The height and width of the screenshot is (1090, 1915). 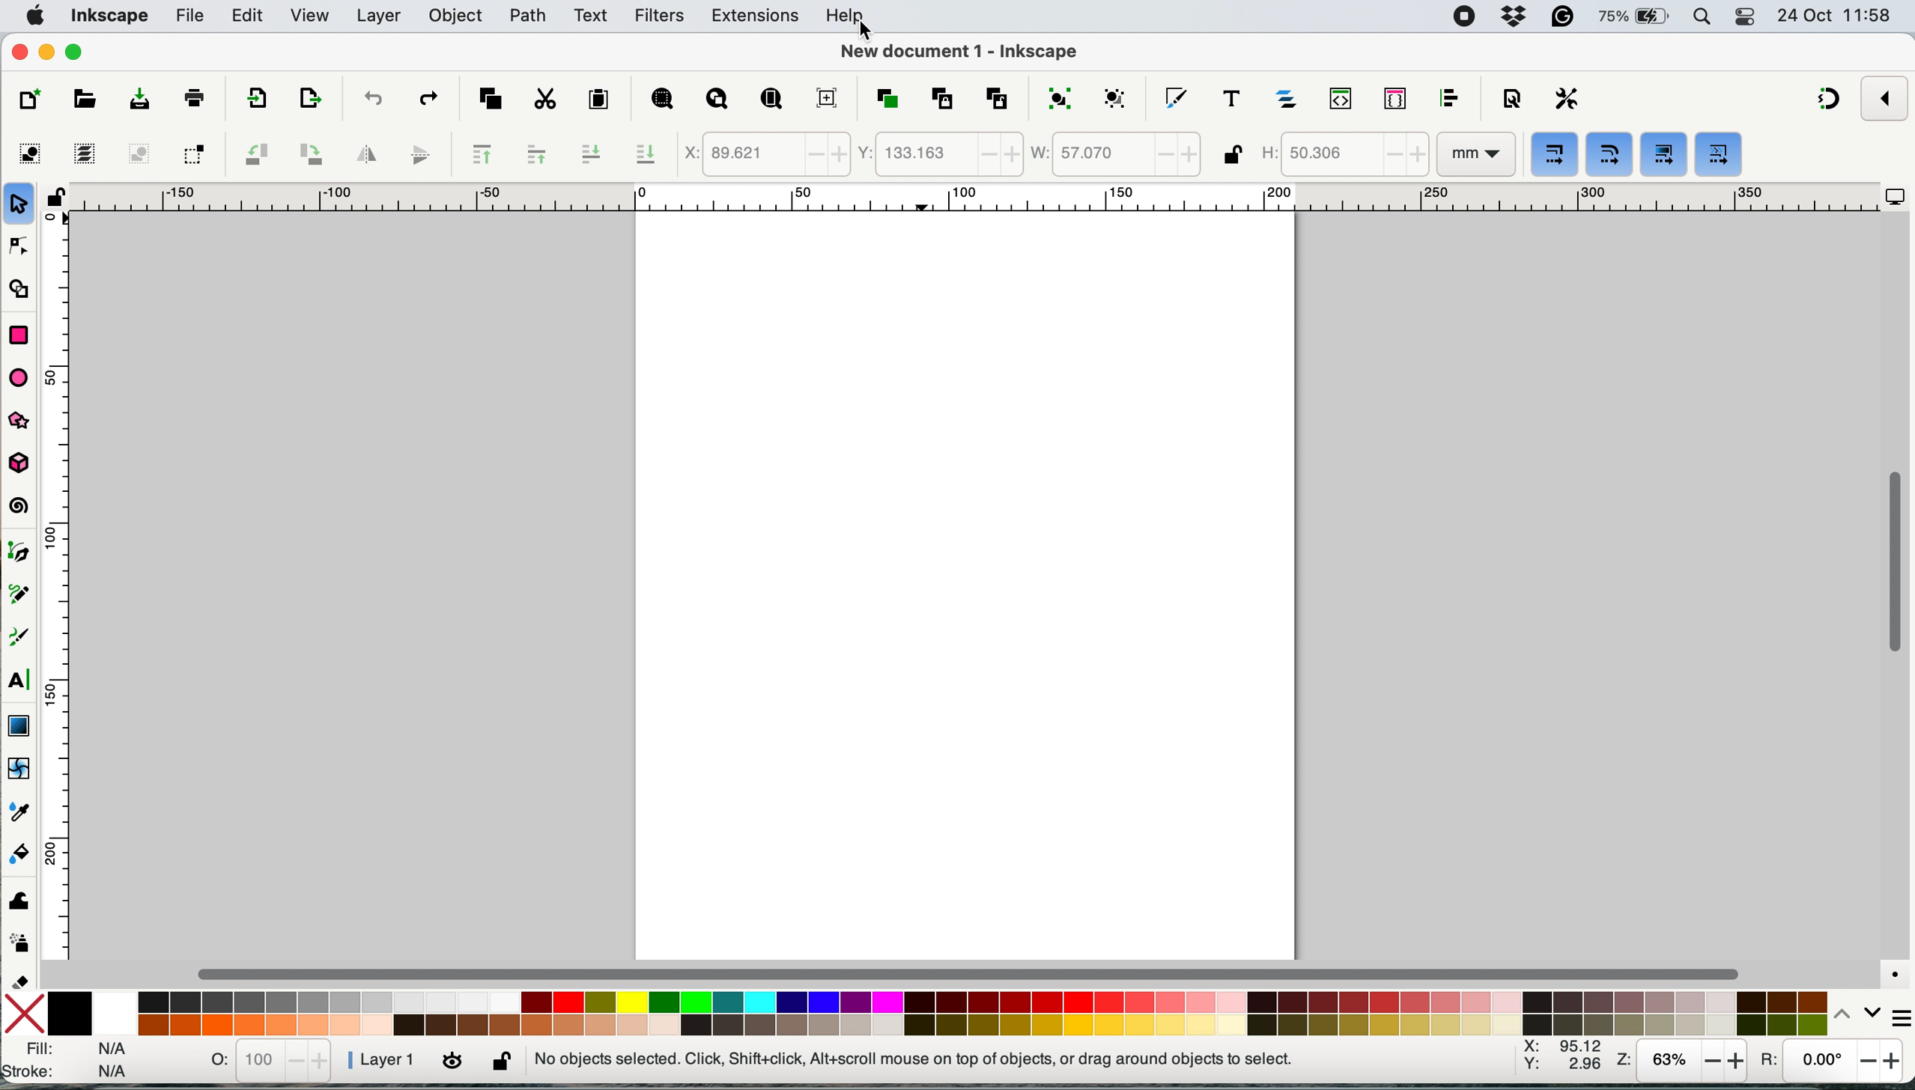 What do you see at coordinates (425, 98) in the screenshot?
I see `redo` at bounding box center [425, 98].